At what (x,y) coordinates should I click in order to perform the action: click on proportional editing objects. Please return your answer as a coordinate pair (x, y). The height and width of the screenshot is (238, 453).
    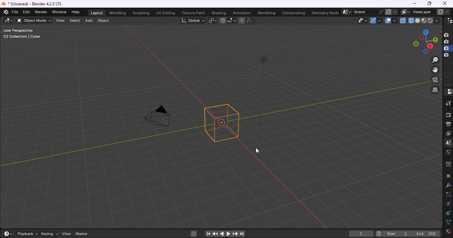
    Looking at the image, I should click on (242, 20).